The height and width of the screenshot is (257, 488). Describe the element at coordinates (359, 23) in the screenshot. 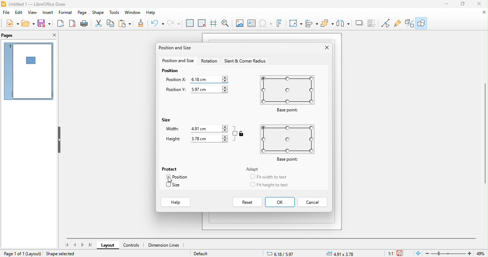

I see `crop image` at that location.